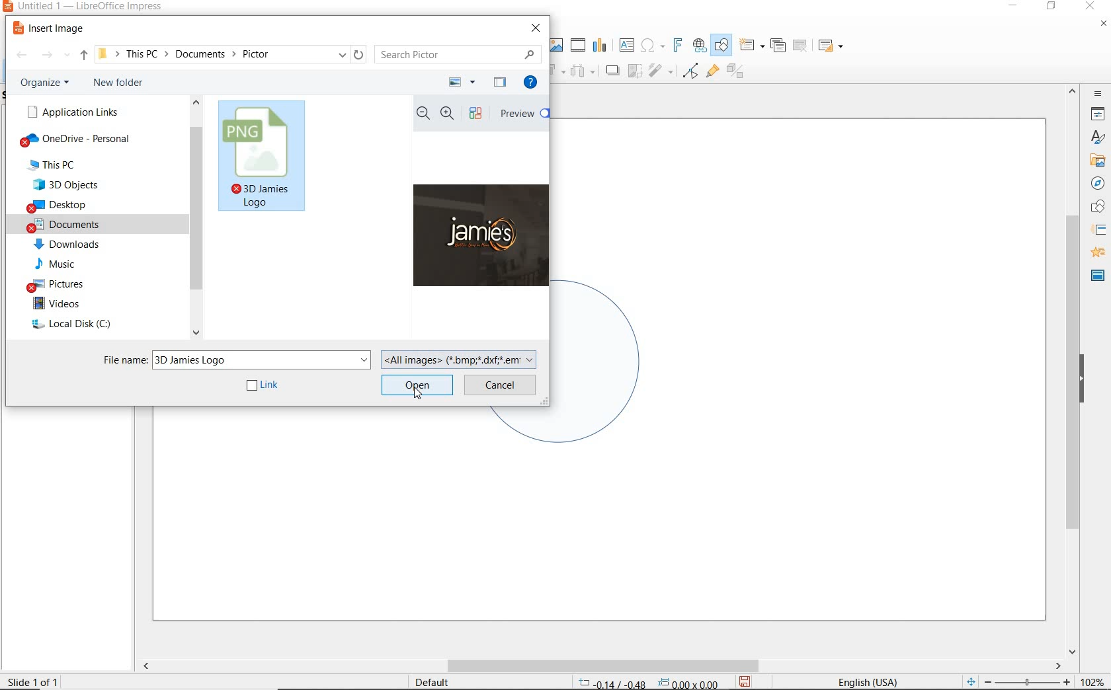 The height and width of the screenshot is (690, 1111). What do you see at coordinates (721, 46) in the screenshot?
I see `show draw functions` at bounding box center [721, 46].